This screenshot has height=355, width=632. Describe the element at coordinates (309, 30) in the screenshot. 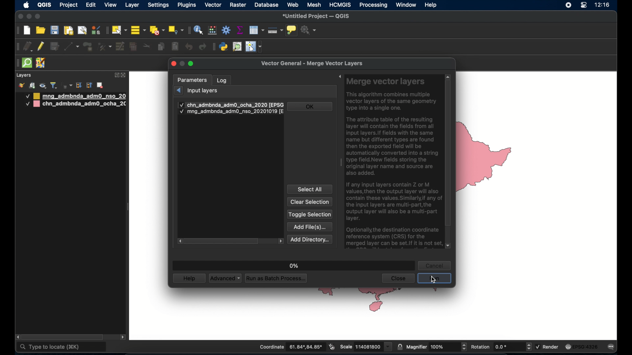

I see `no action selected` at that location.